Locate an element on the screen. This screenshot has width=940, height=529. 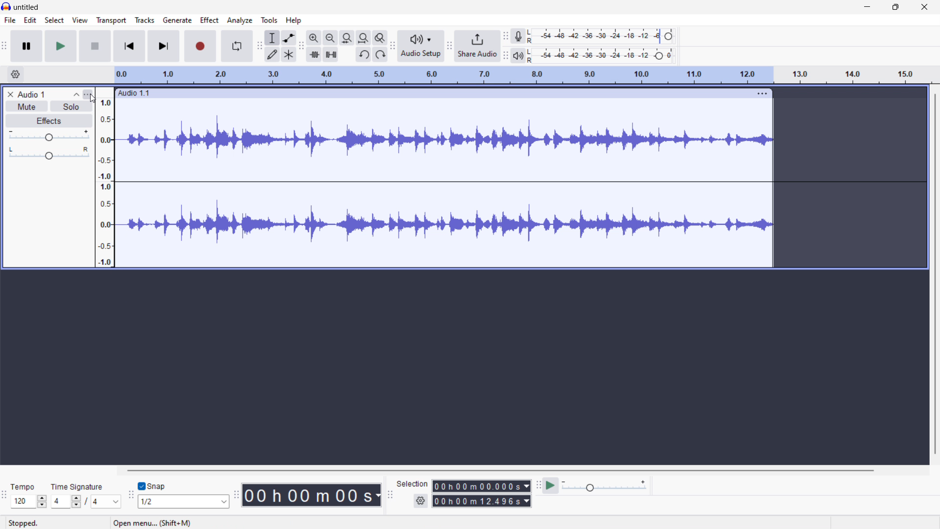
record is located at coordinates (200, 47).